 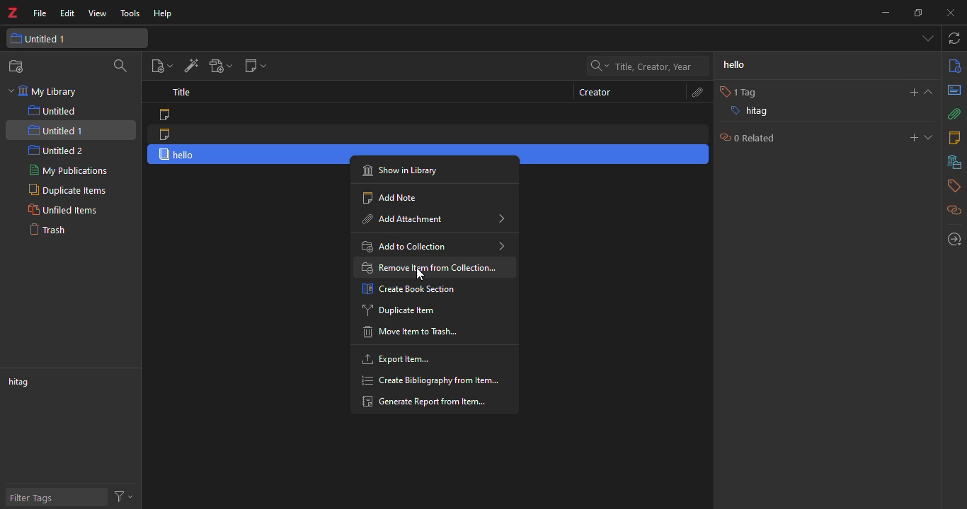 I want to click on show in library, so click(x=406, y=170).